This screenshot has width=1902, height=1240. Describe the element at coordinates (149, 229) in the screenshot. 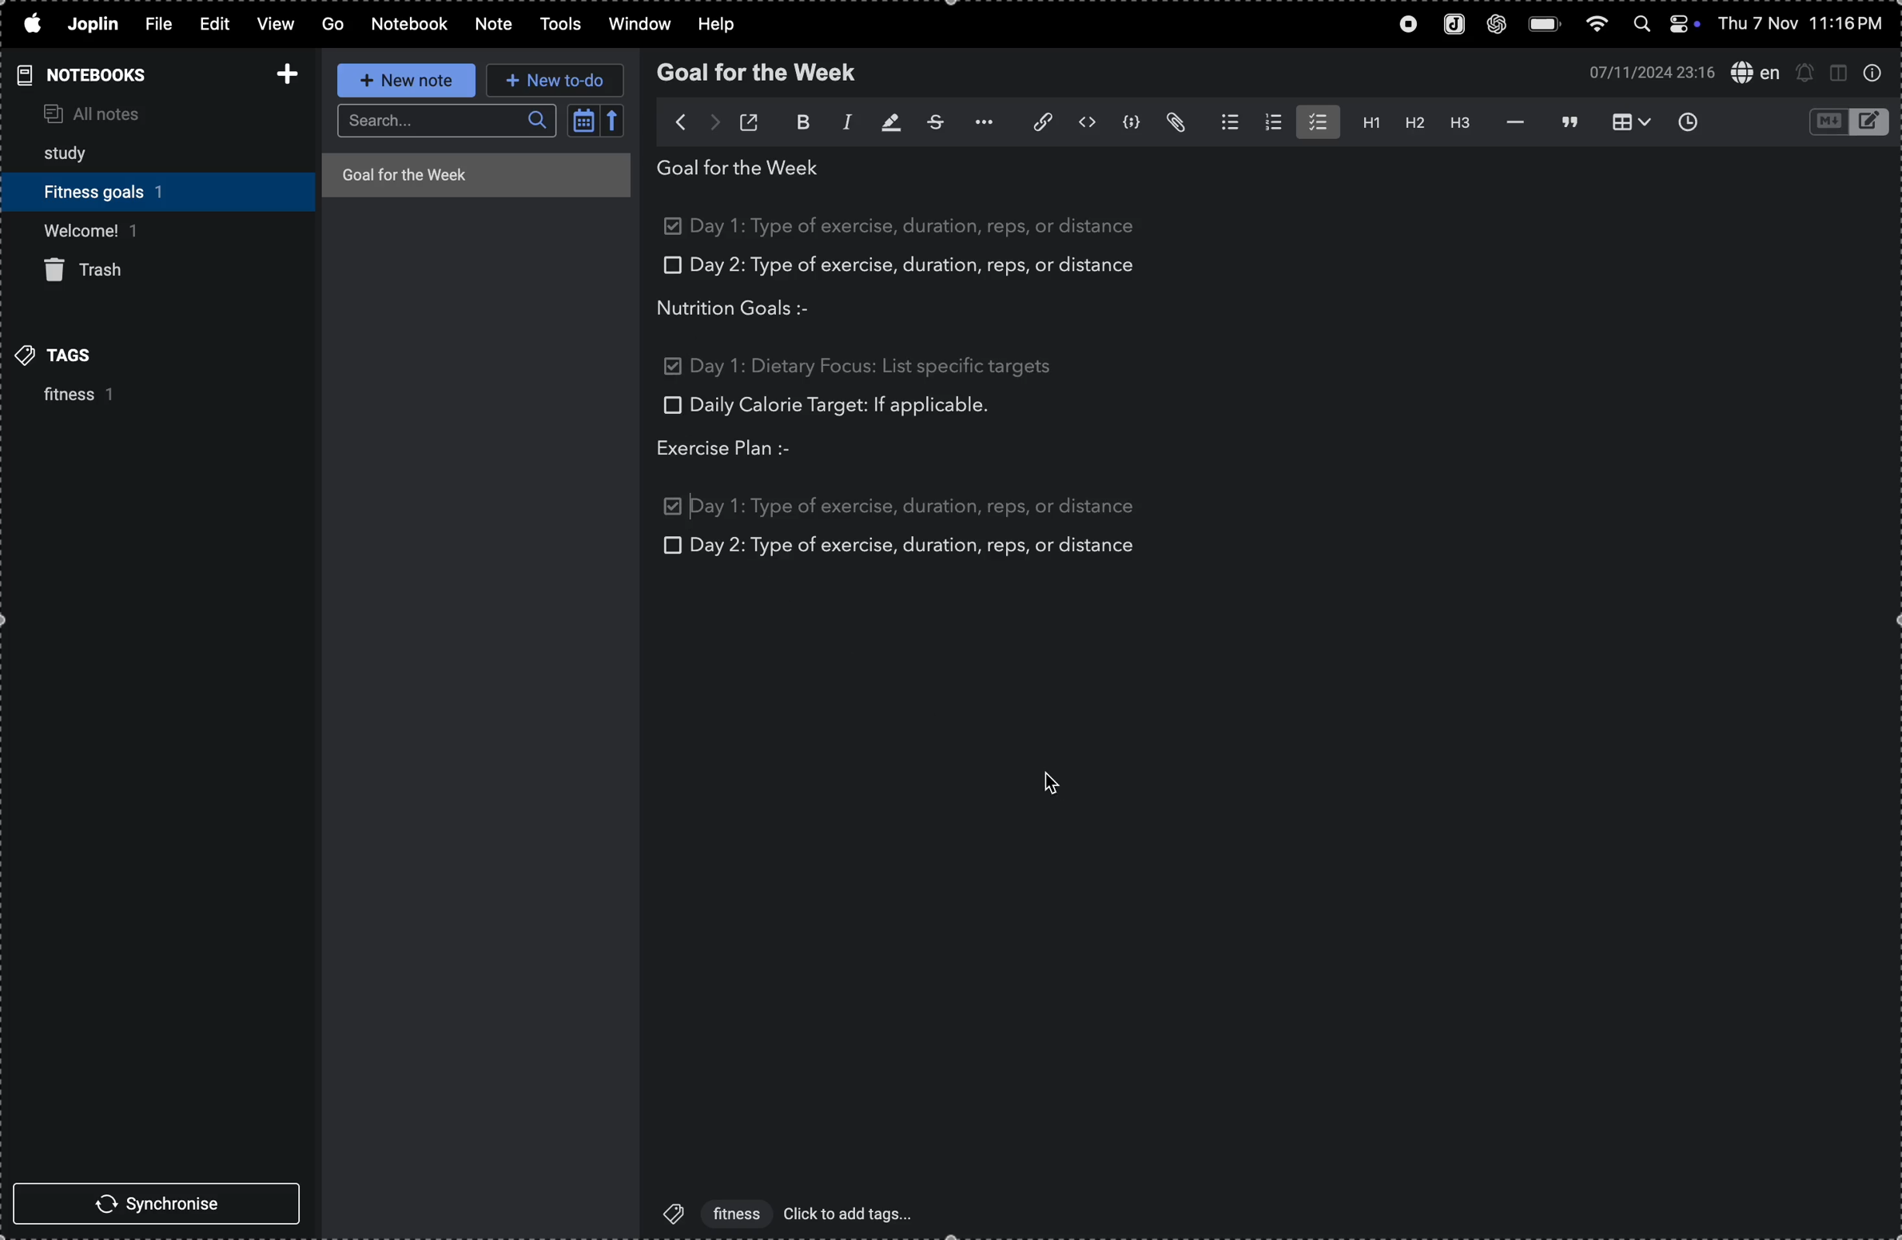

I see `welcome 1` at that location.